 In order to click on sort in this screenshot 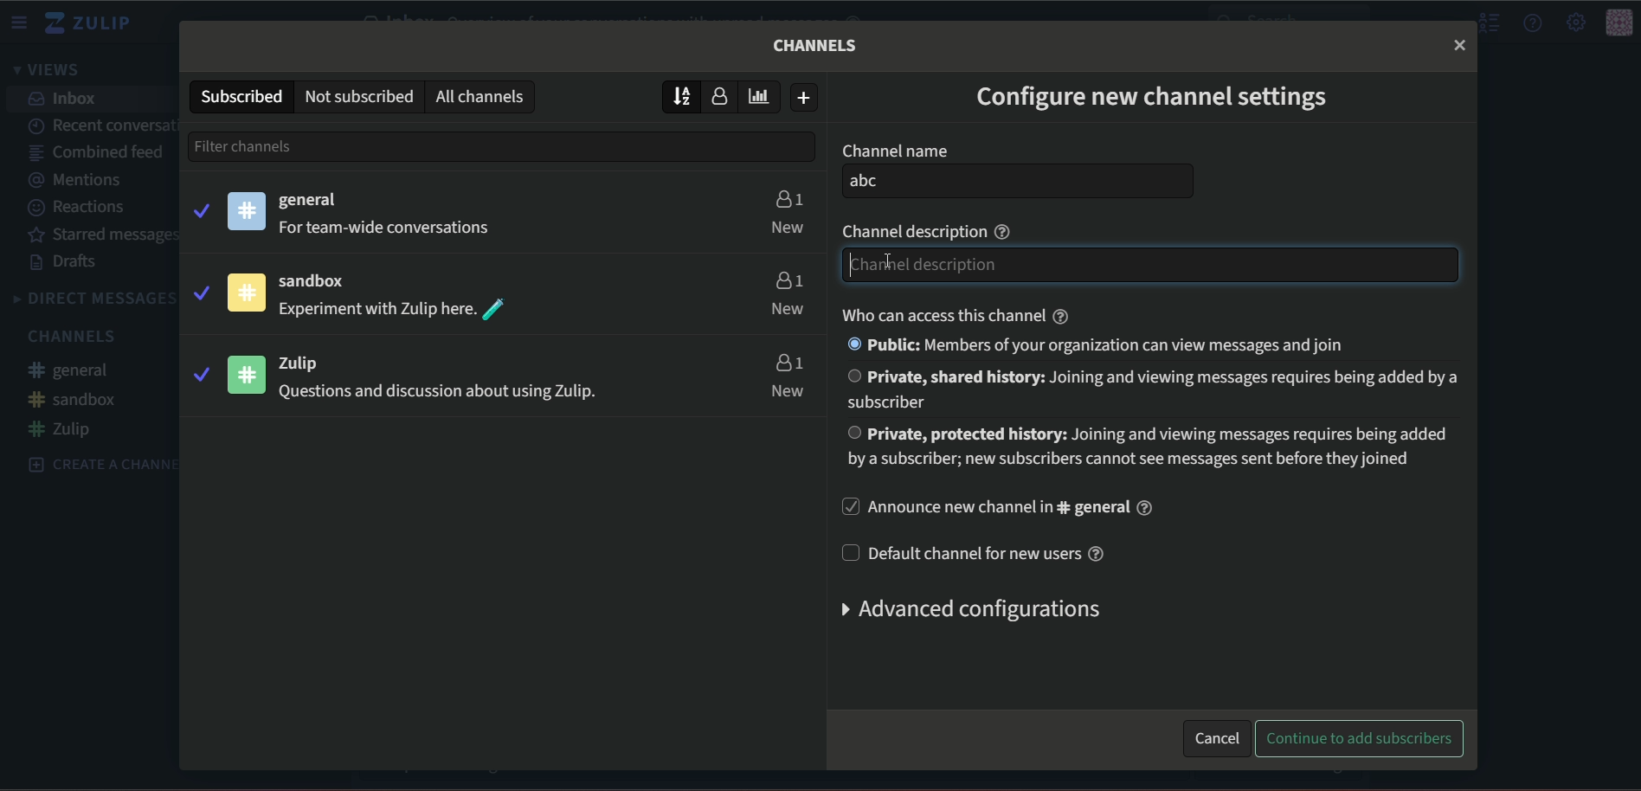, I will do `click(682, 95)`.